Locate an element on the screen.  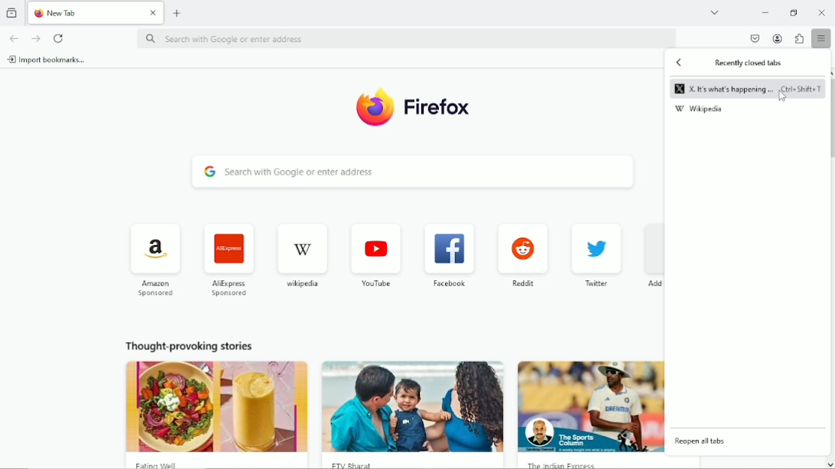
Close is located at coordinates (823, 13).